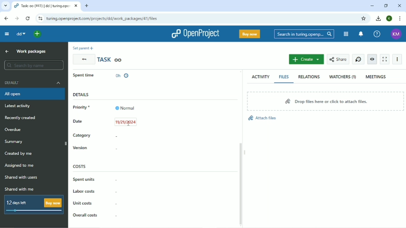 The height and width of the screenshot is (228, 406). I want to click on Unit costs, so click(83, 203).